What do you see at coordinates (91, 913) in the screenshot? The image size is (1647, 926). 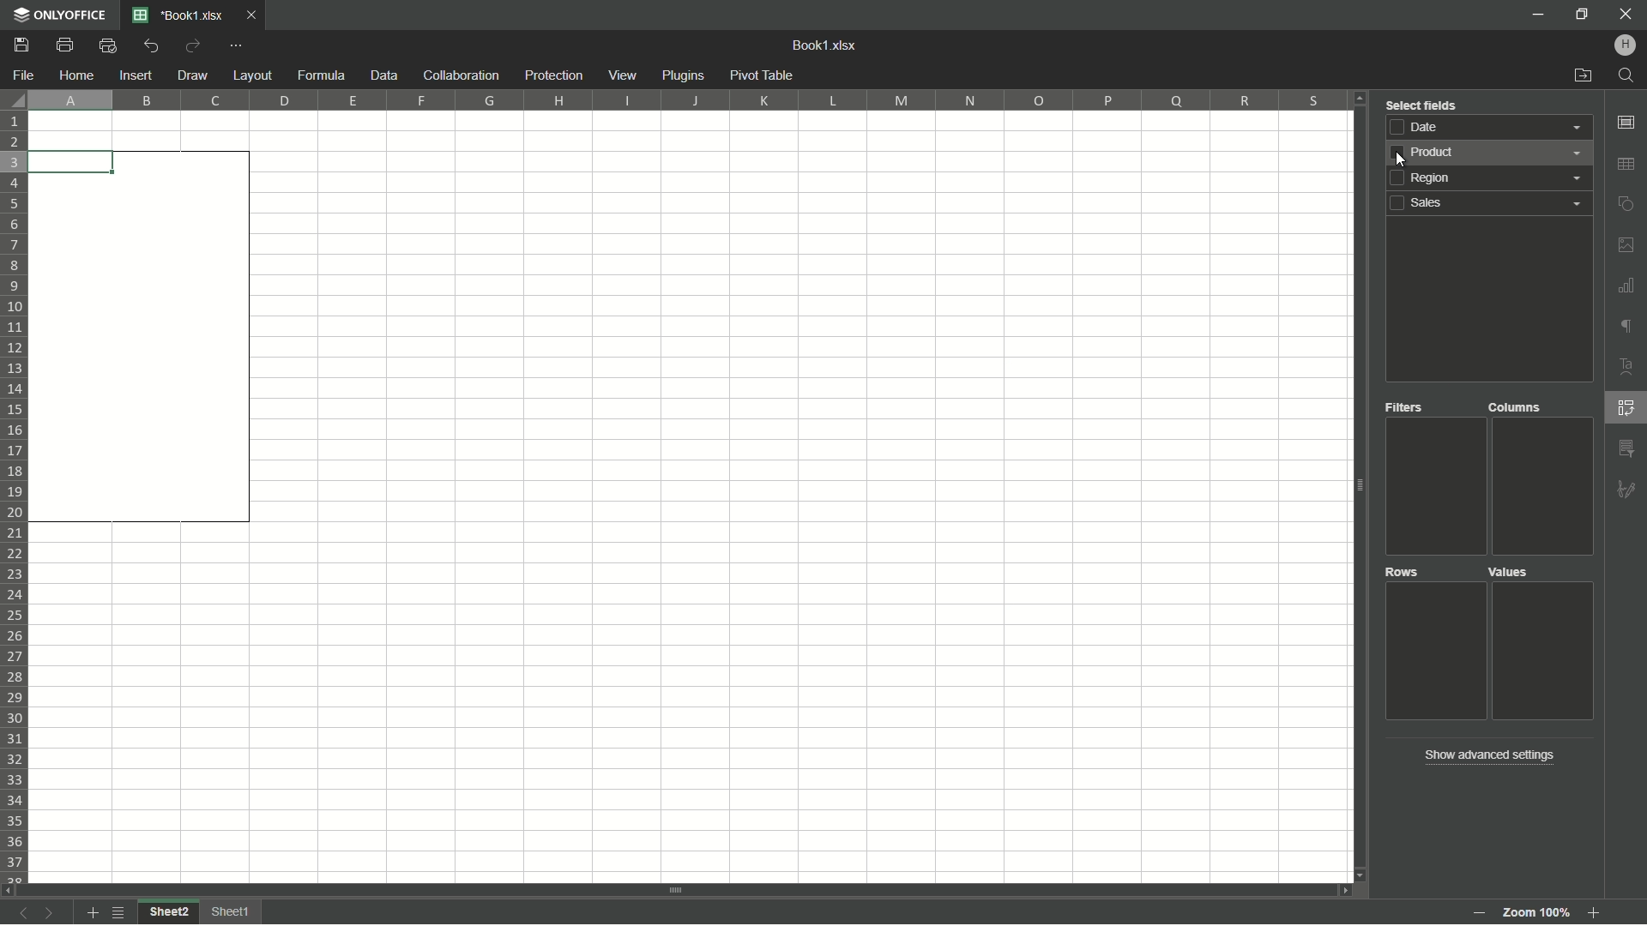 I see `add sheet` at bounding box center [91, 913].